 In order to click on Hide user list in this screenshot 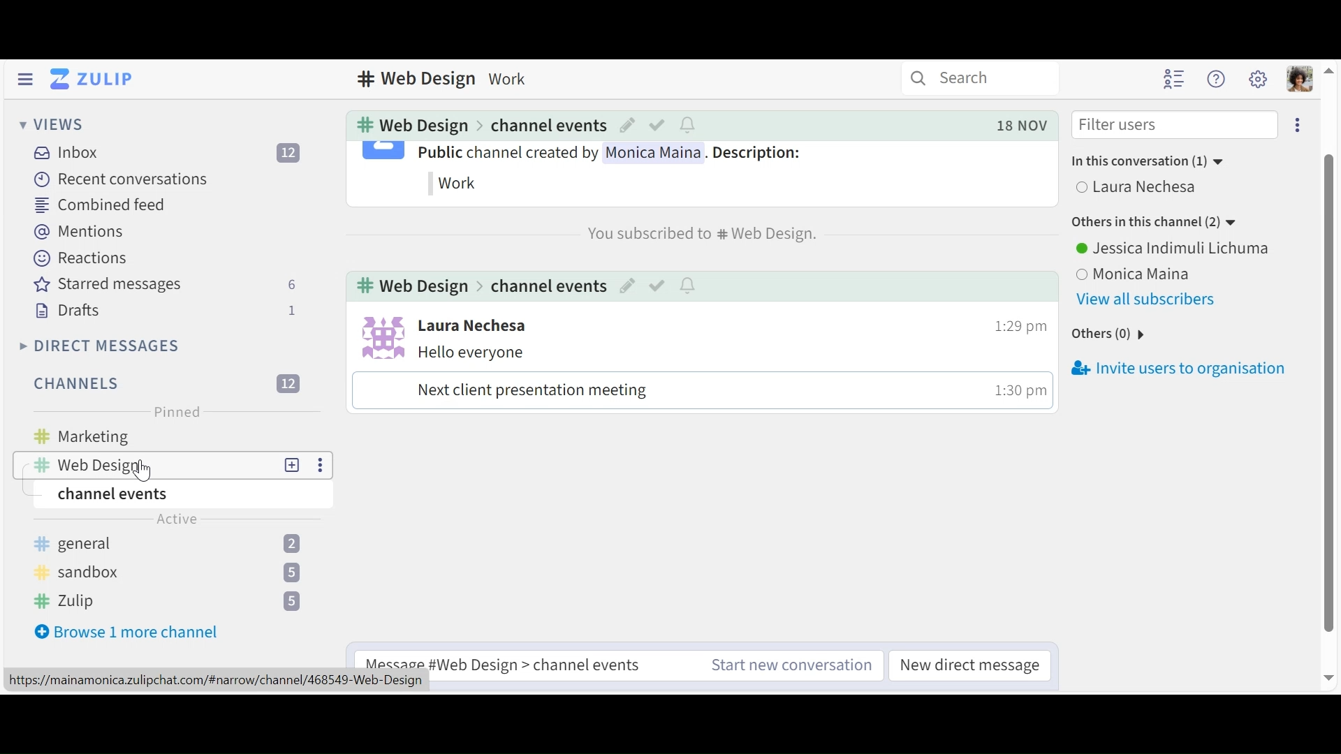, I will do `click(1175, 79)`.